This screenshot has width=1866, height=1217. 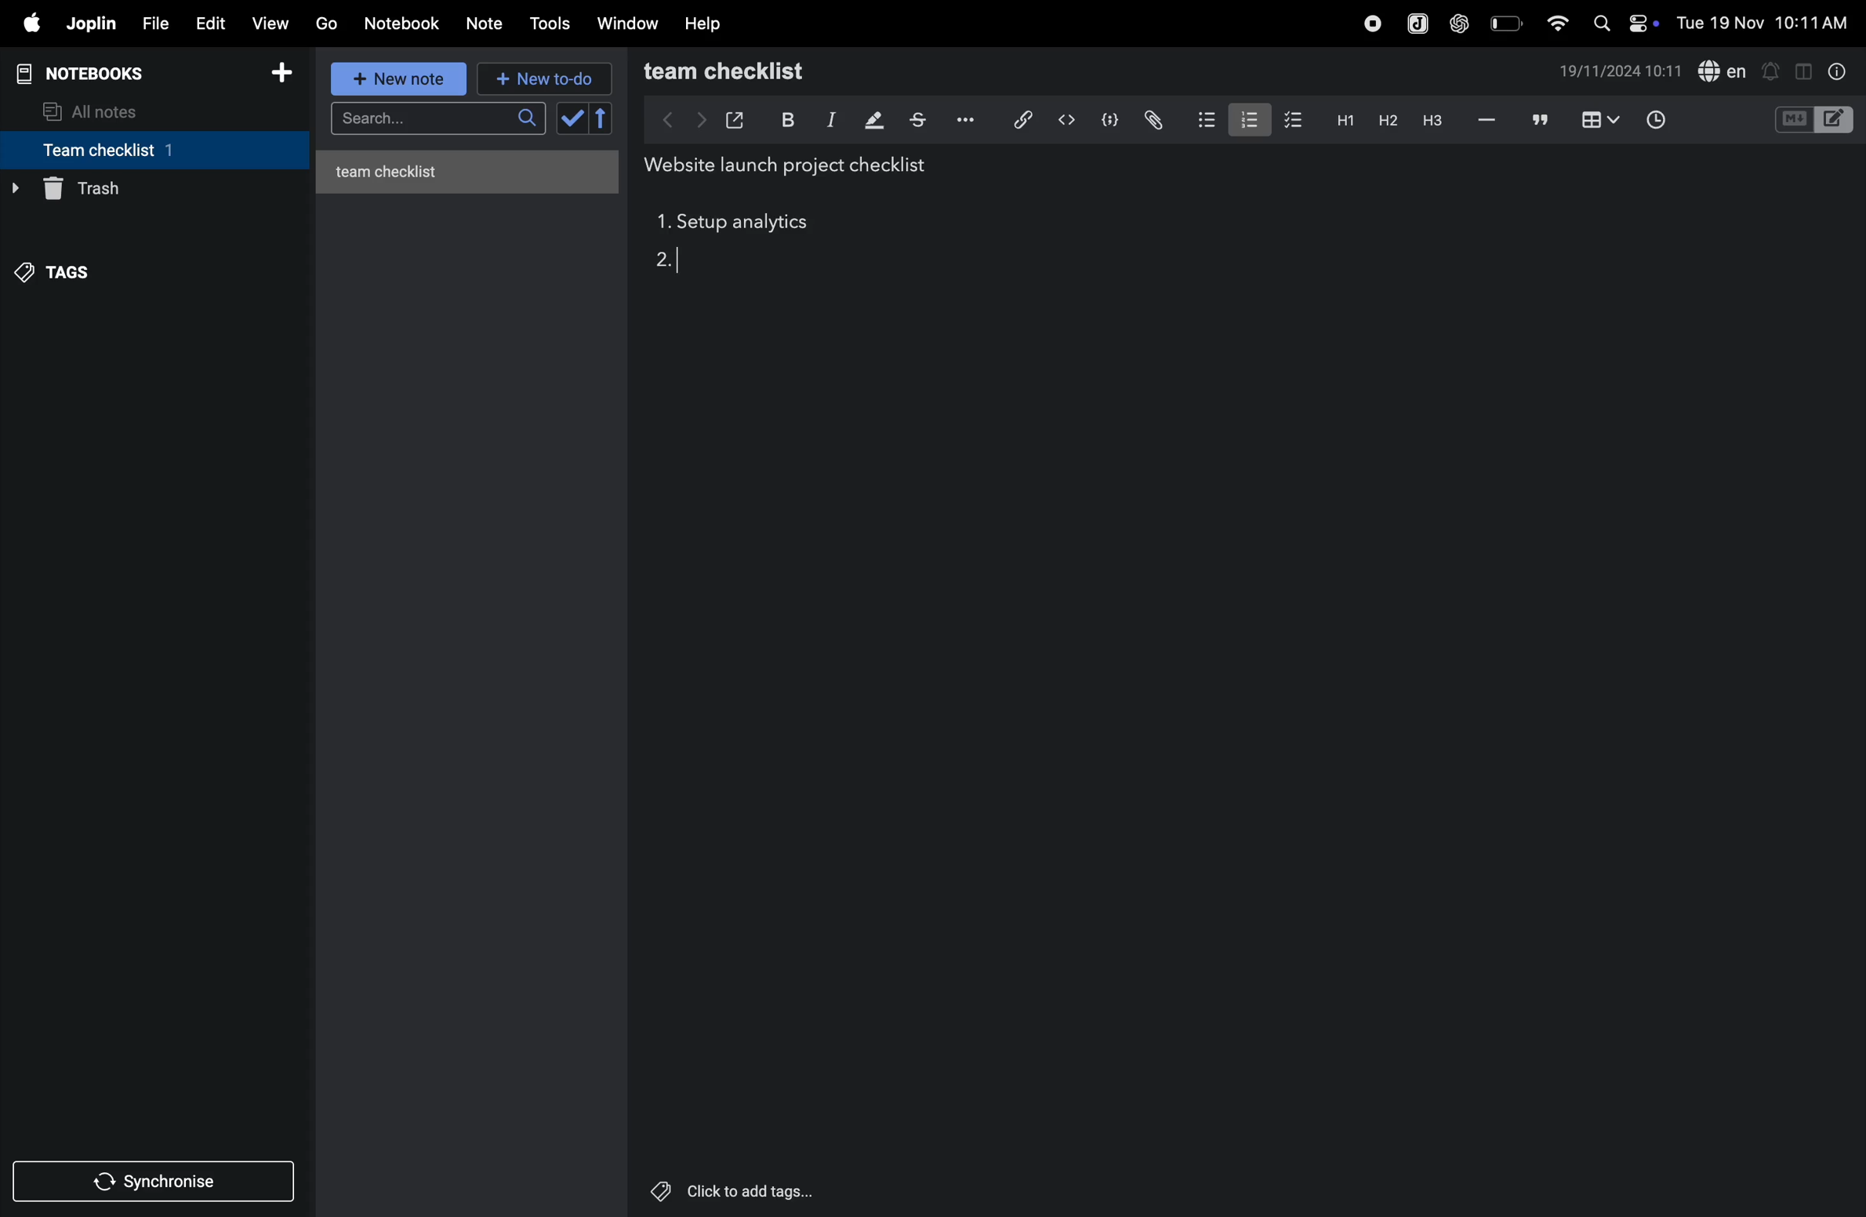 I want to click on open window, so click(x=735, y=117).